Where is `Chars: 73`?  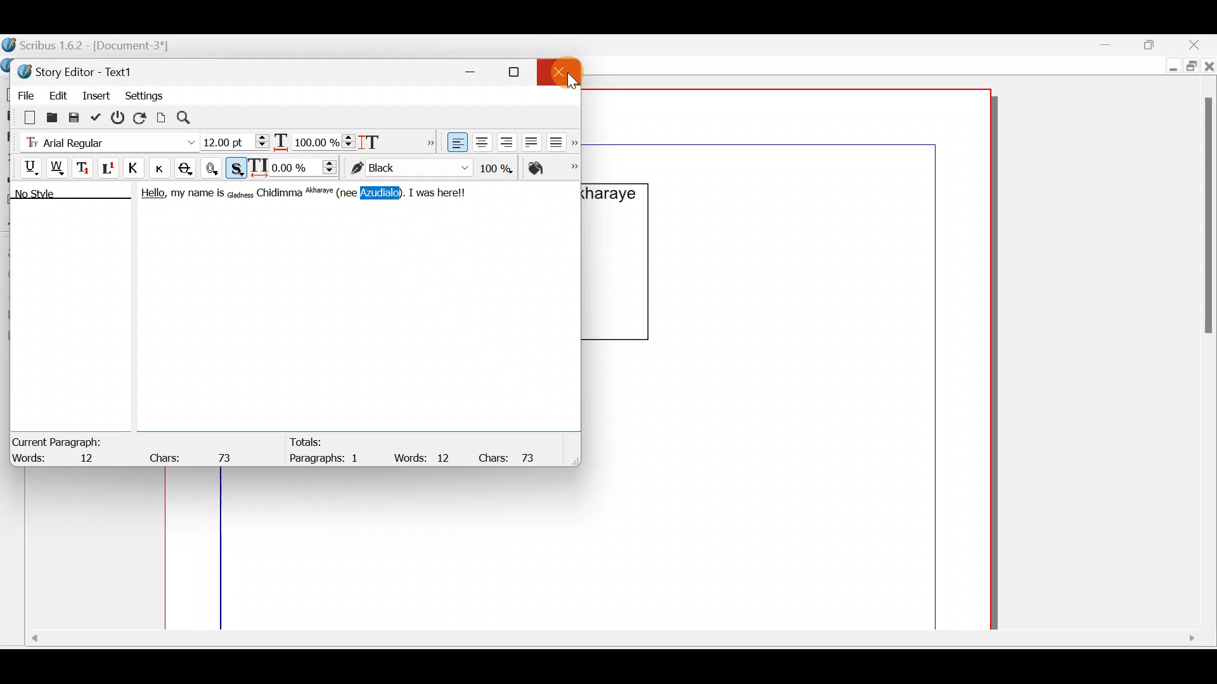
Chars: 73 is located at coordinates (194, 454).